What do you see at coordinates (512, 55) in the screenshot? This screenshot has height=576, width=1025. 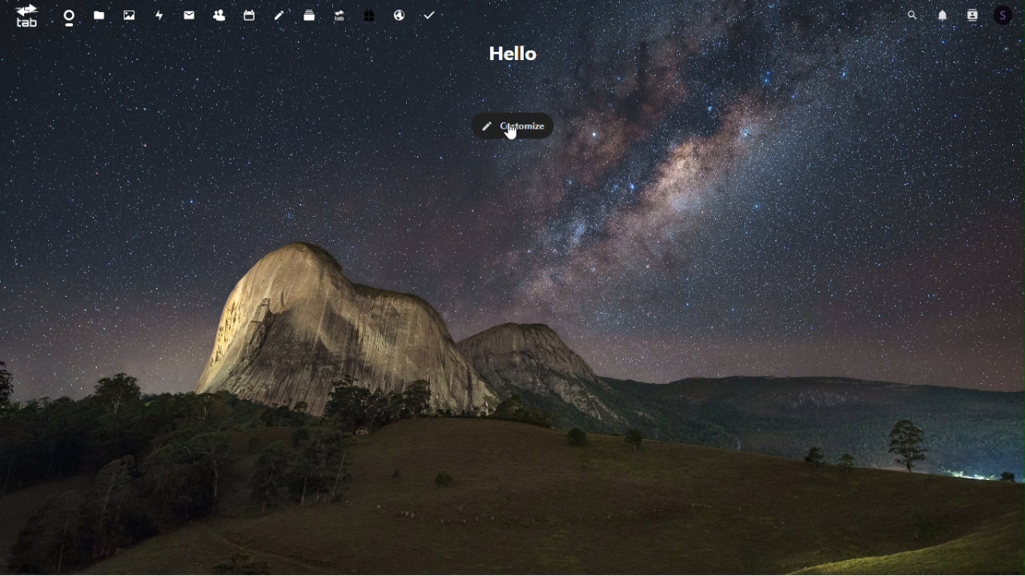 I see `Greetings` at bounding box center [512, 55].